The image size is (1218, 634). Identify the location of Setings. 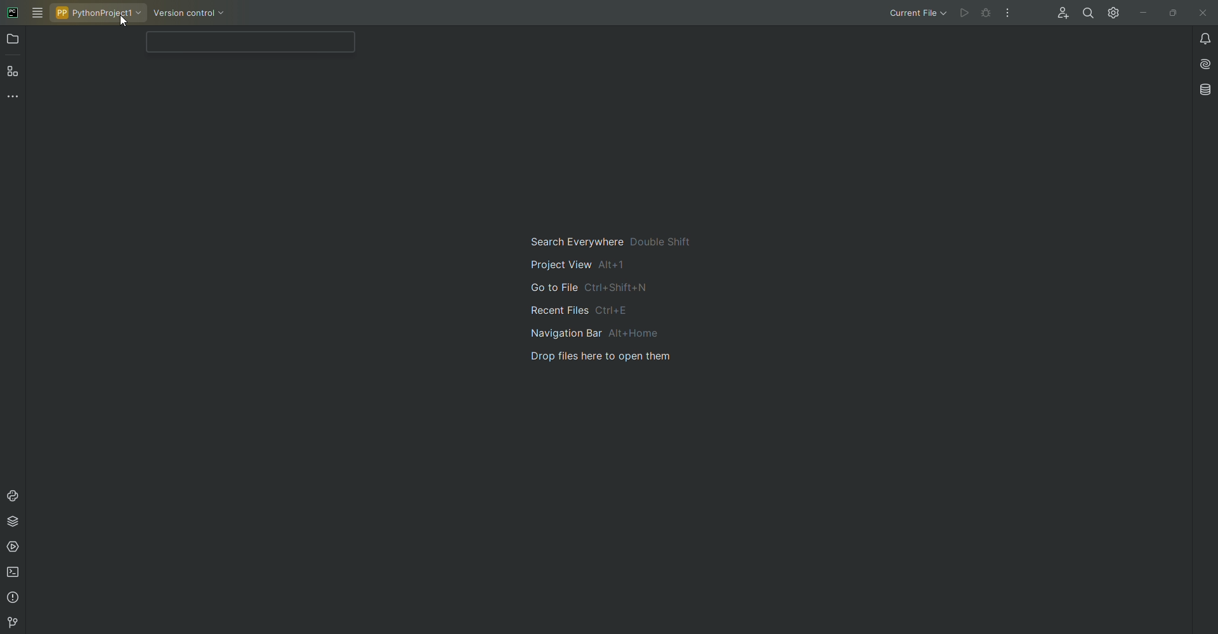
(1111, 13).